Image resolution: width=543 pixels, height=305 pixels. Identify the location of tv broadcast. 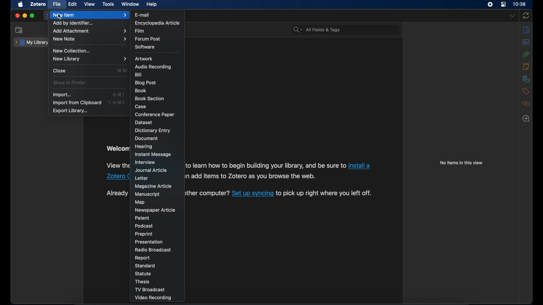
(154, 289).